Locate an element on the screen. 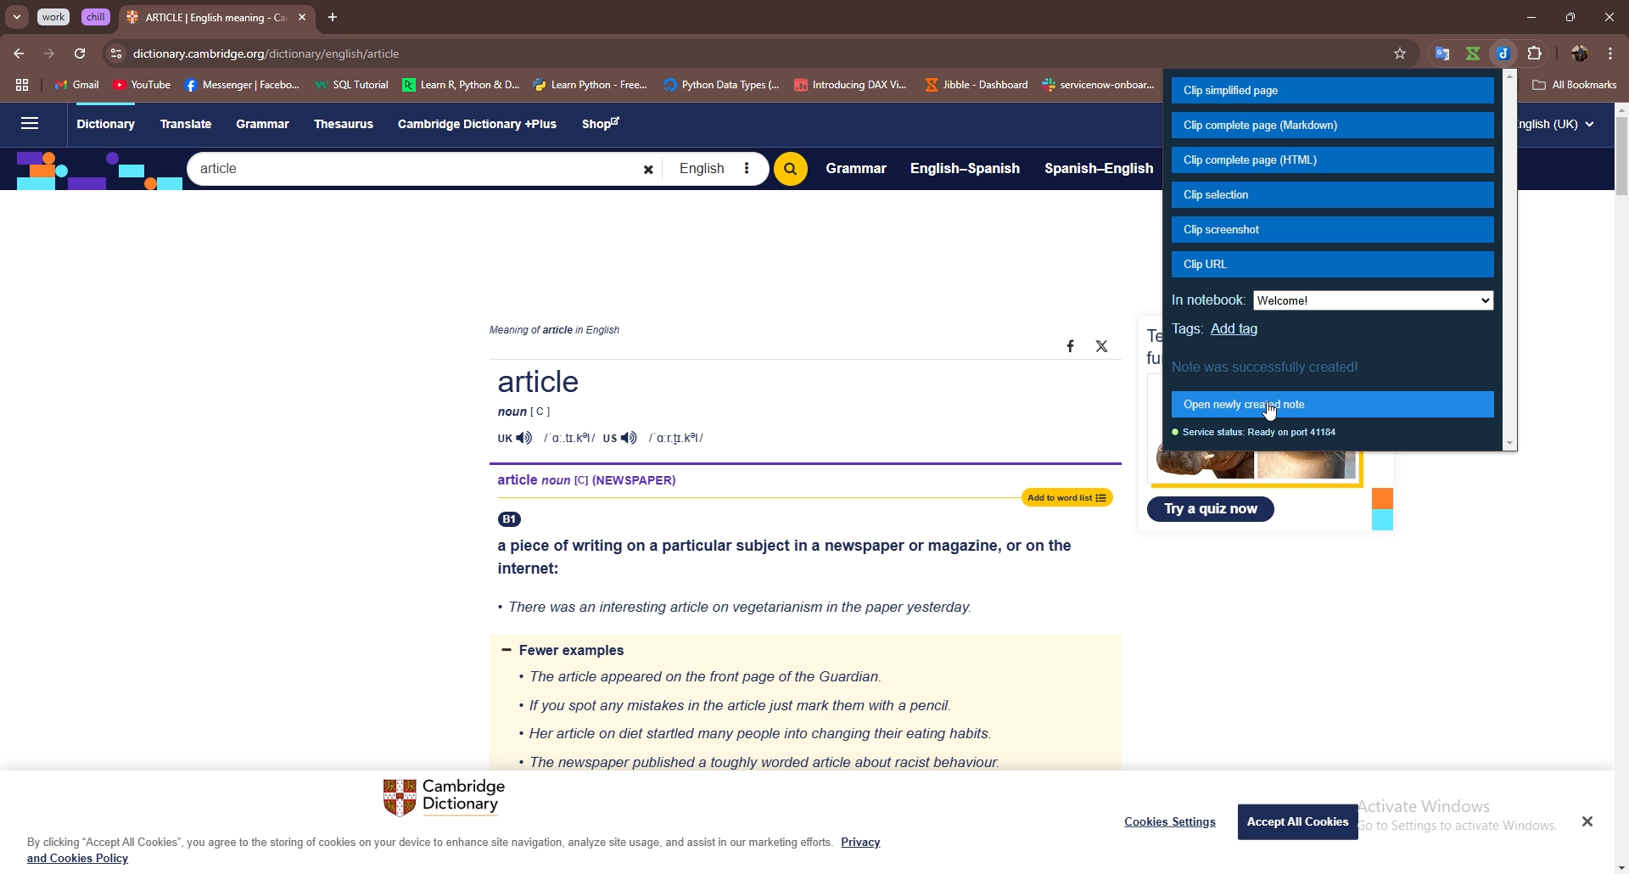  Grammar is located at coordinates (856, 167).